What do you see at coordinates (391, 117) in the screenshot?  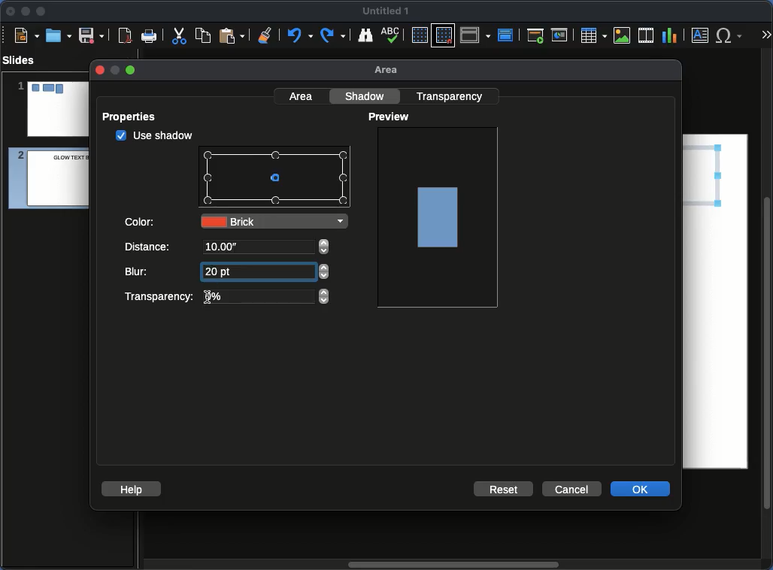 I see `Preview` at bounding box center [391, 117].